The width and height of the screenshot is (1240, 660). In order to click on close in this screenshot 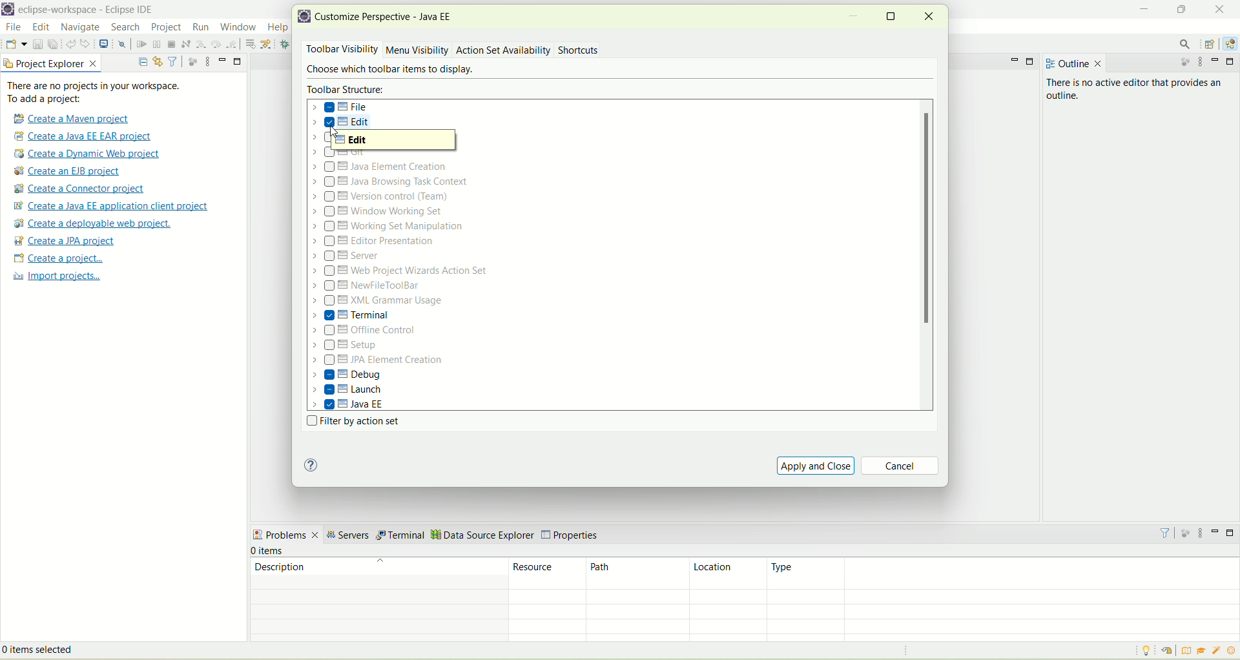, I will do `click(1217, 8)`.